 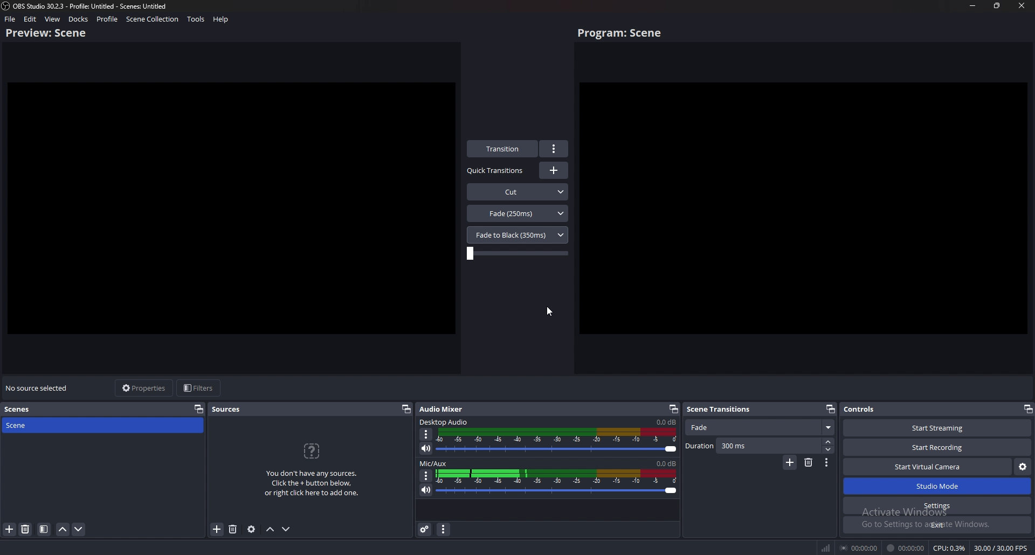 I want to click on Cut, so click(x=518, y=191).